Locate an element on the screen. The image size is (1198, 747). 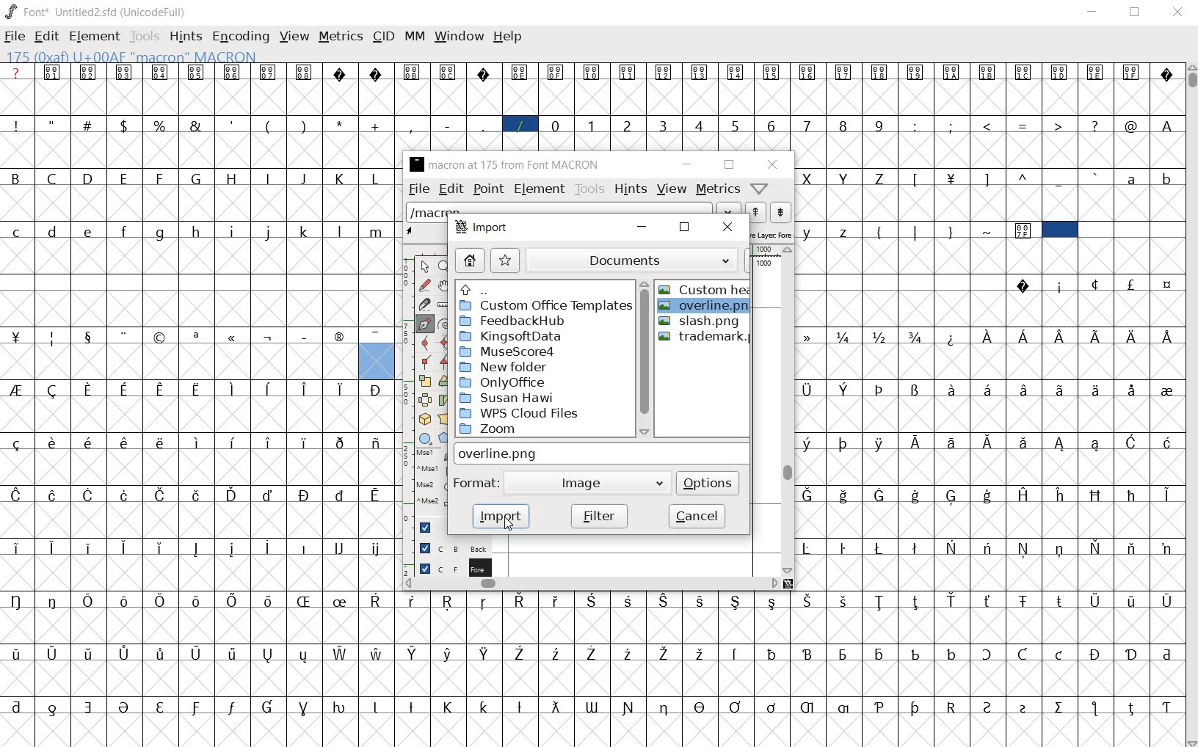
_ is located at coordinates (485, 125).